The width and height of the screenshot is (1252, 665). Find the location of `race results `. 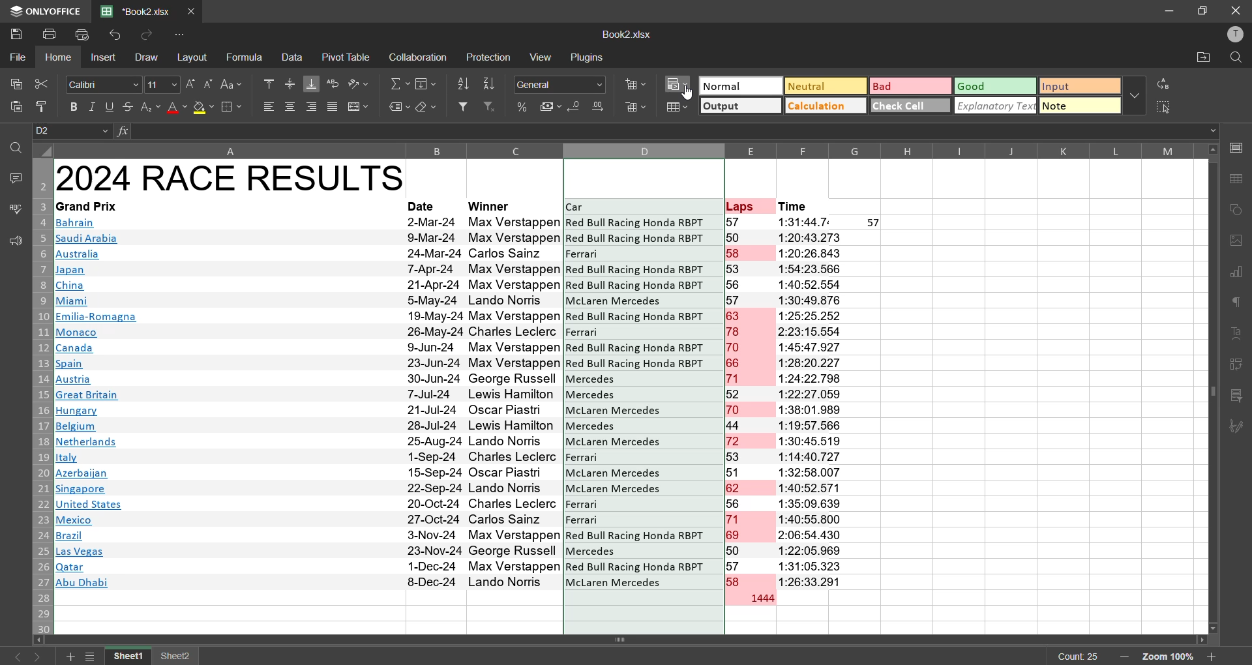

race results  is located at coordinates (230, 177).